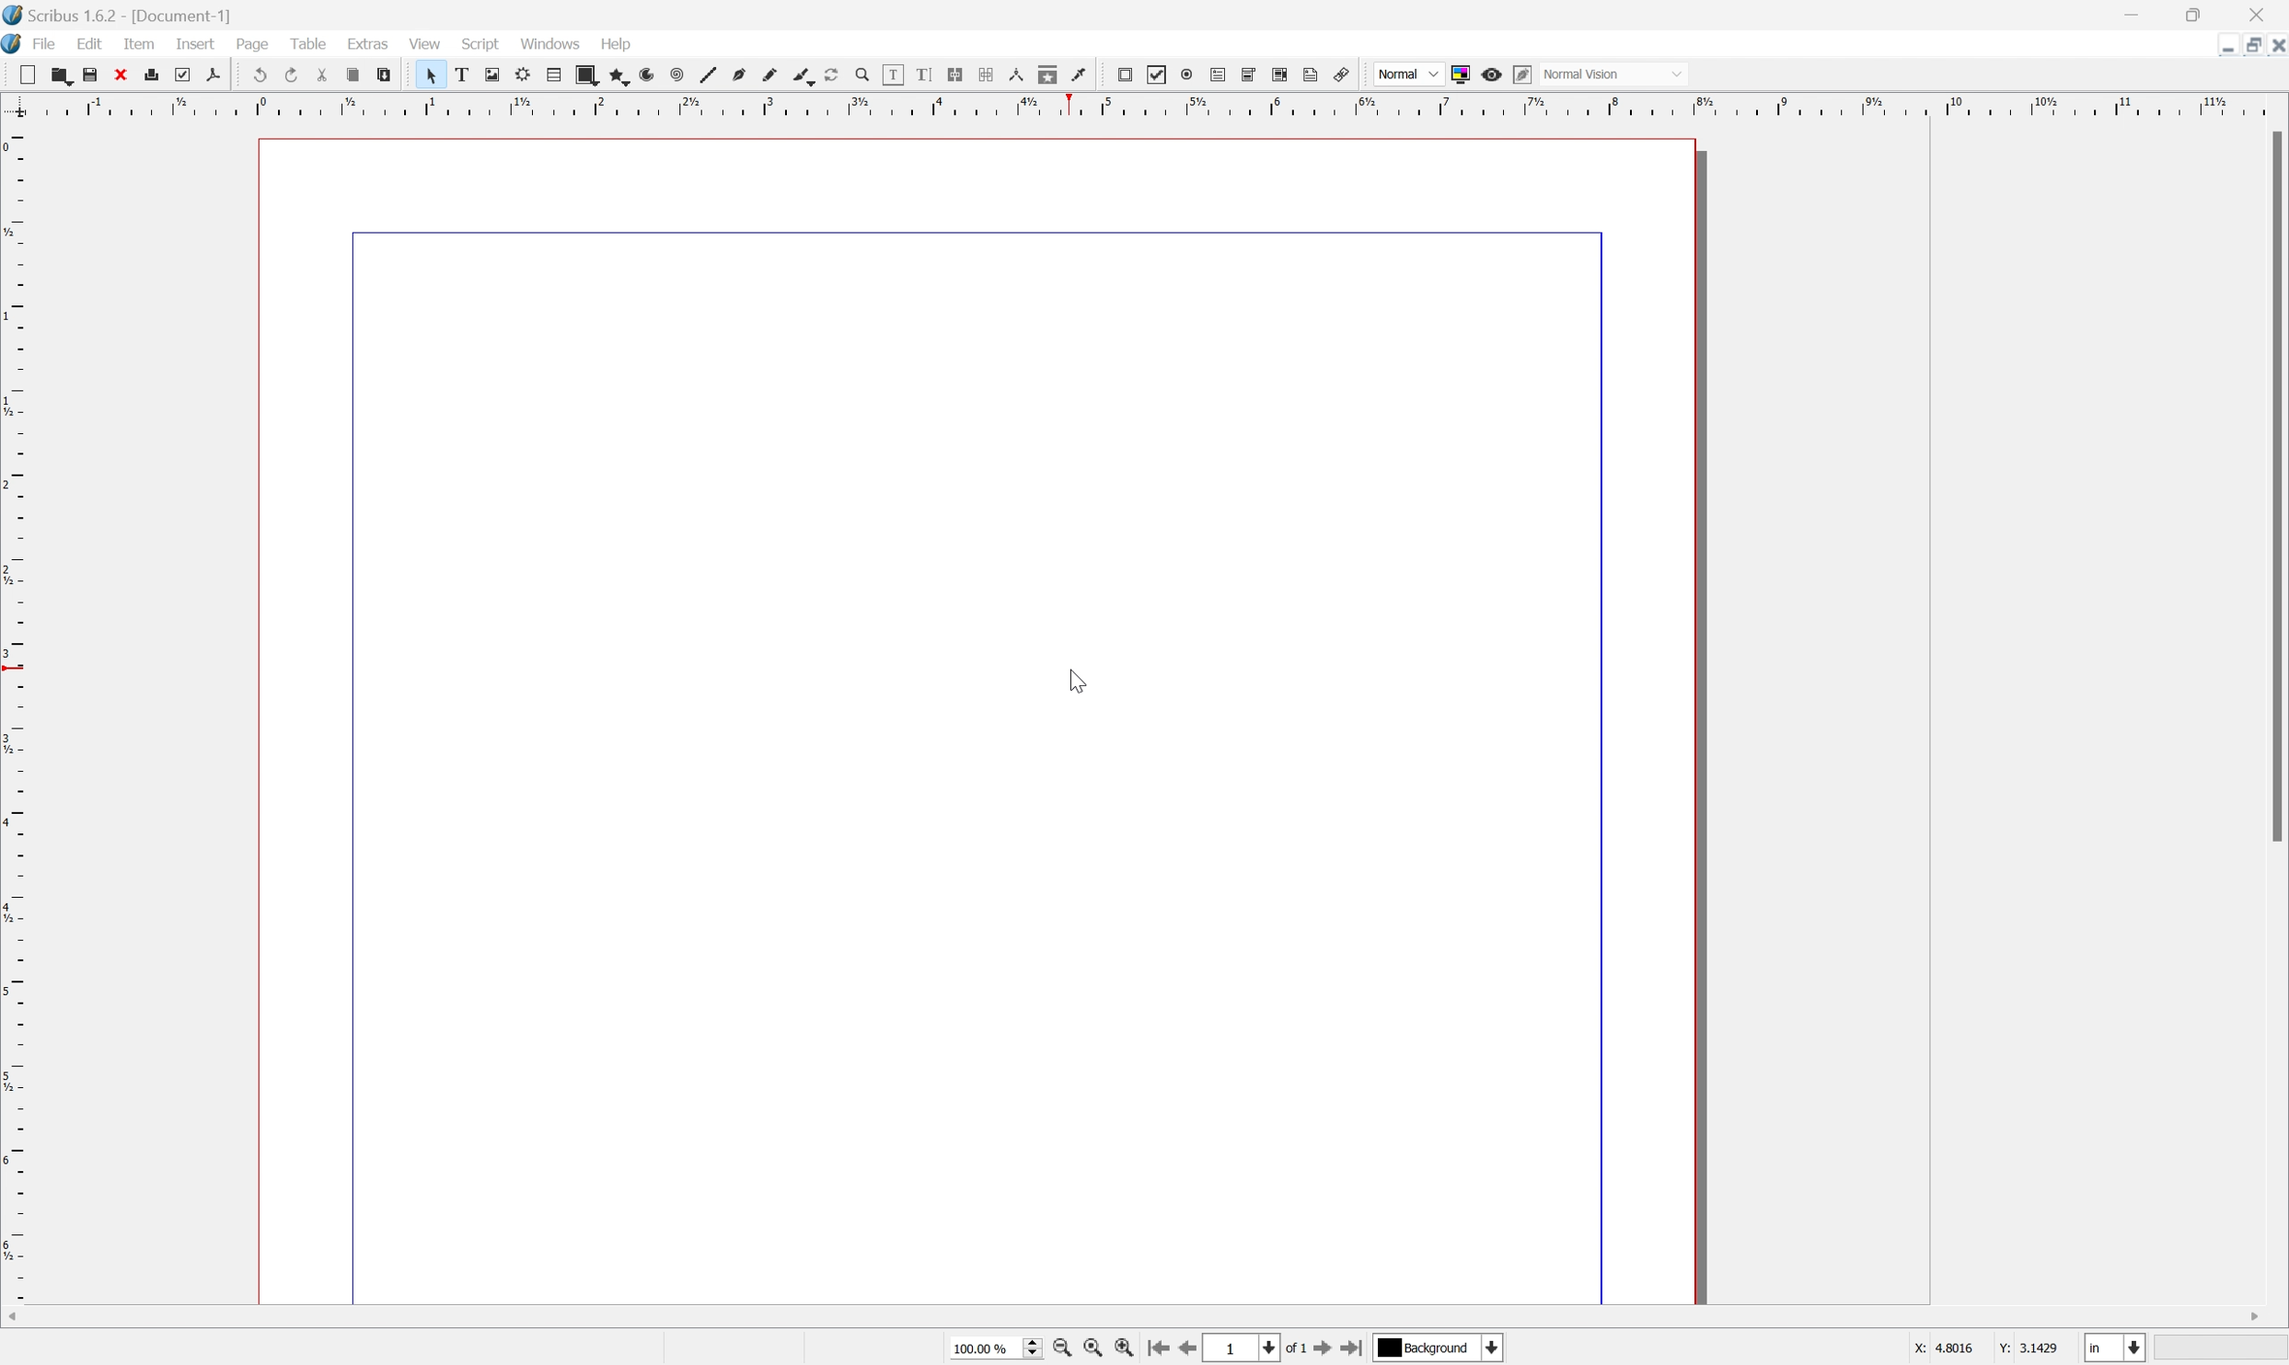 Image resolution: width=2289 pixels, height=1365 pixels. Describe the element at coordinates (1986, 1352) in the screenshot. I see `coordinates` at that location.